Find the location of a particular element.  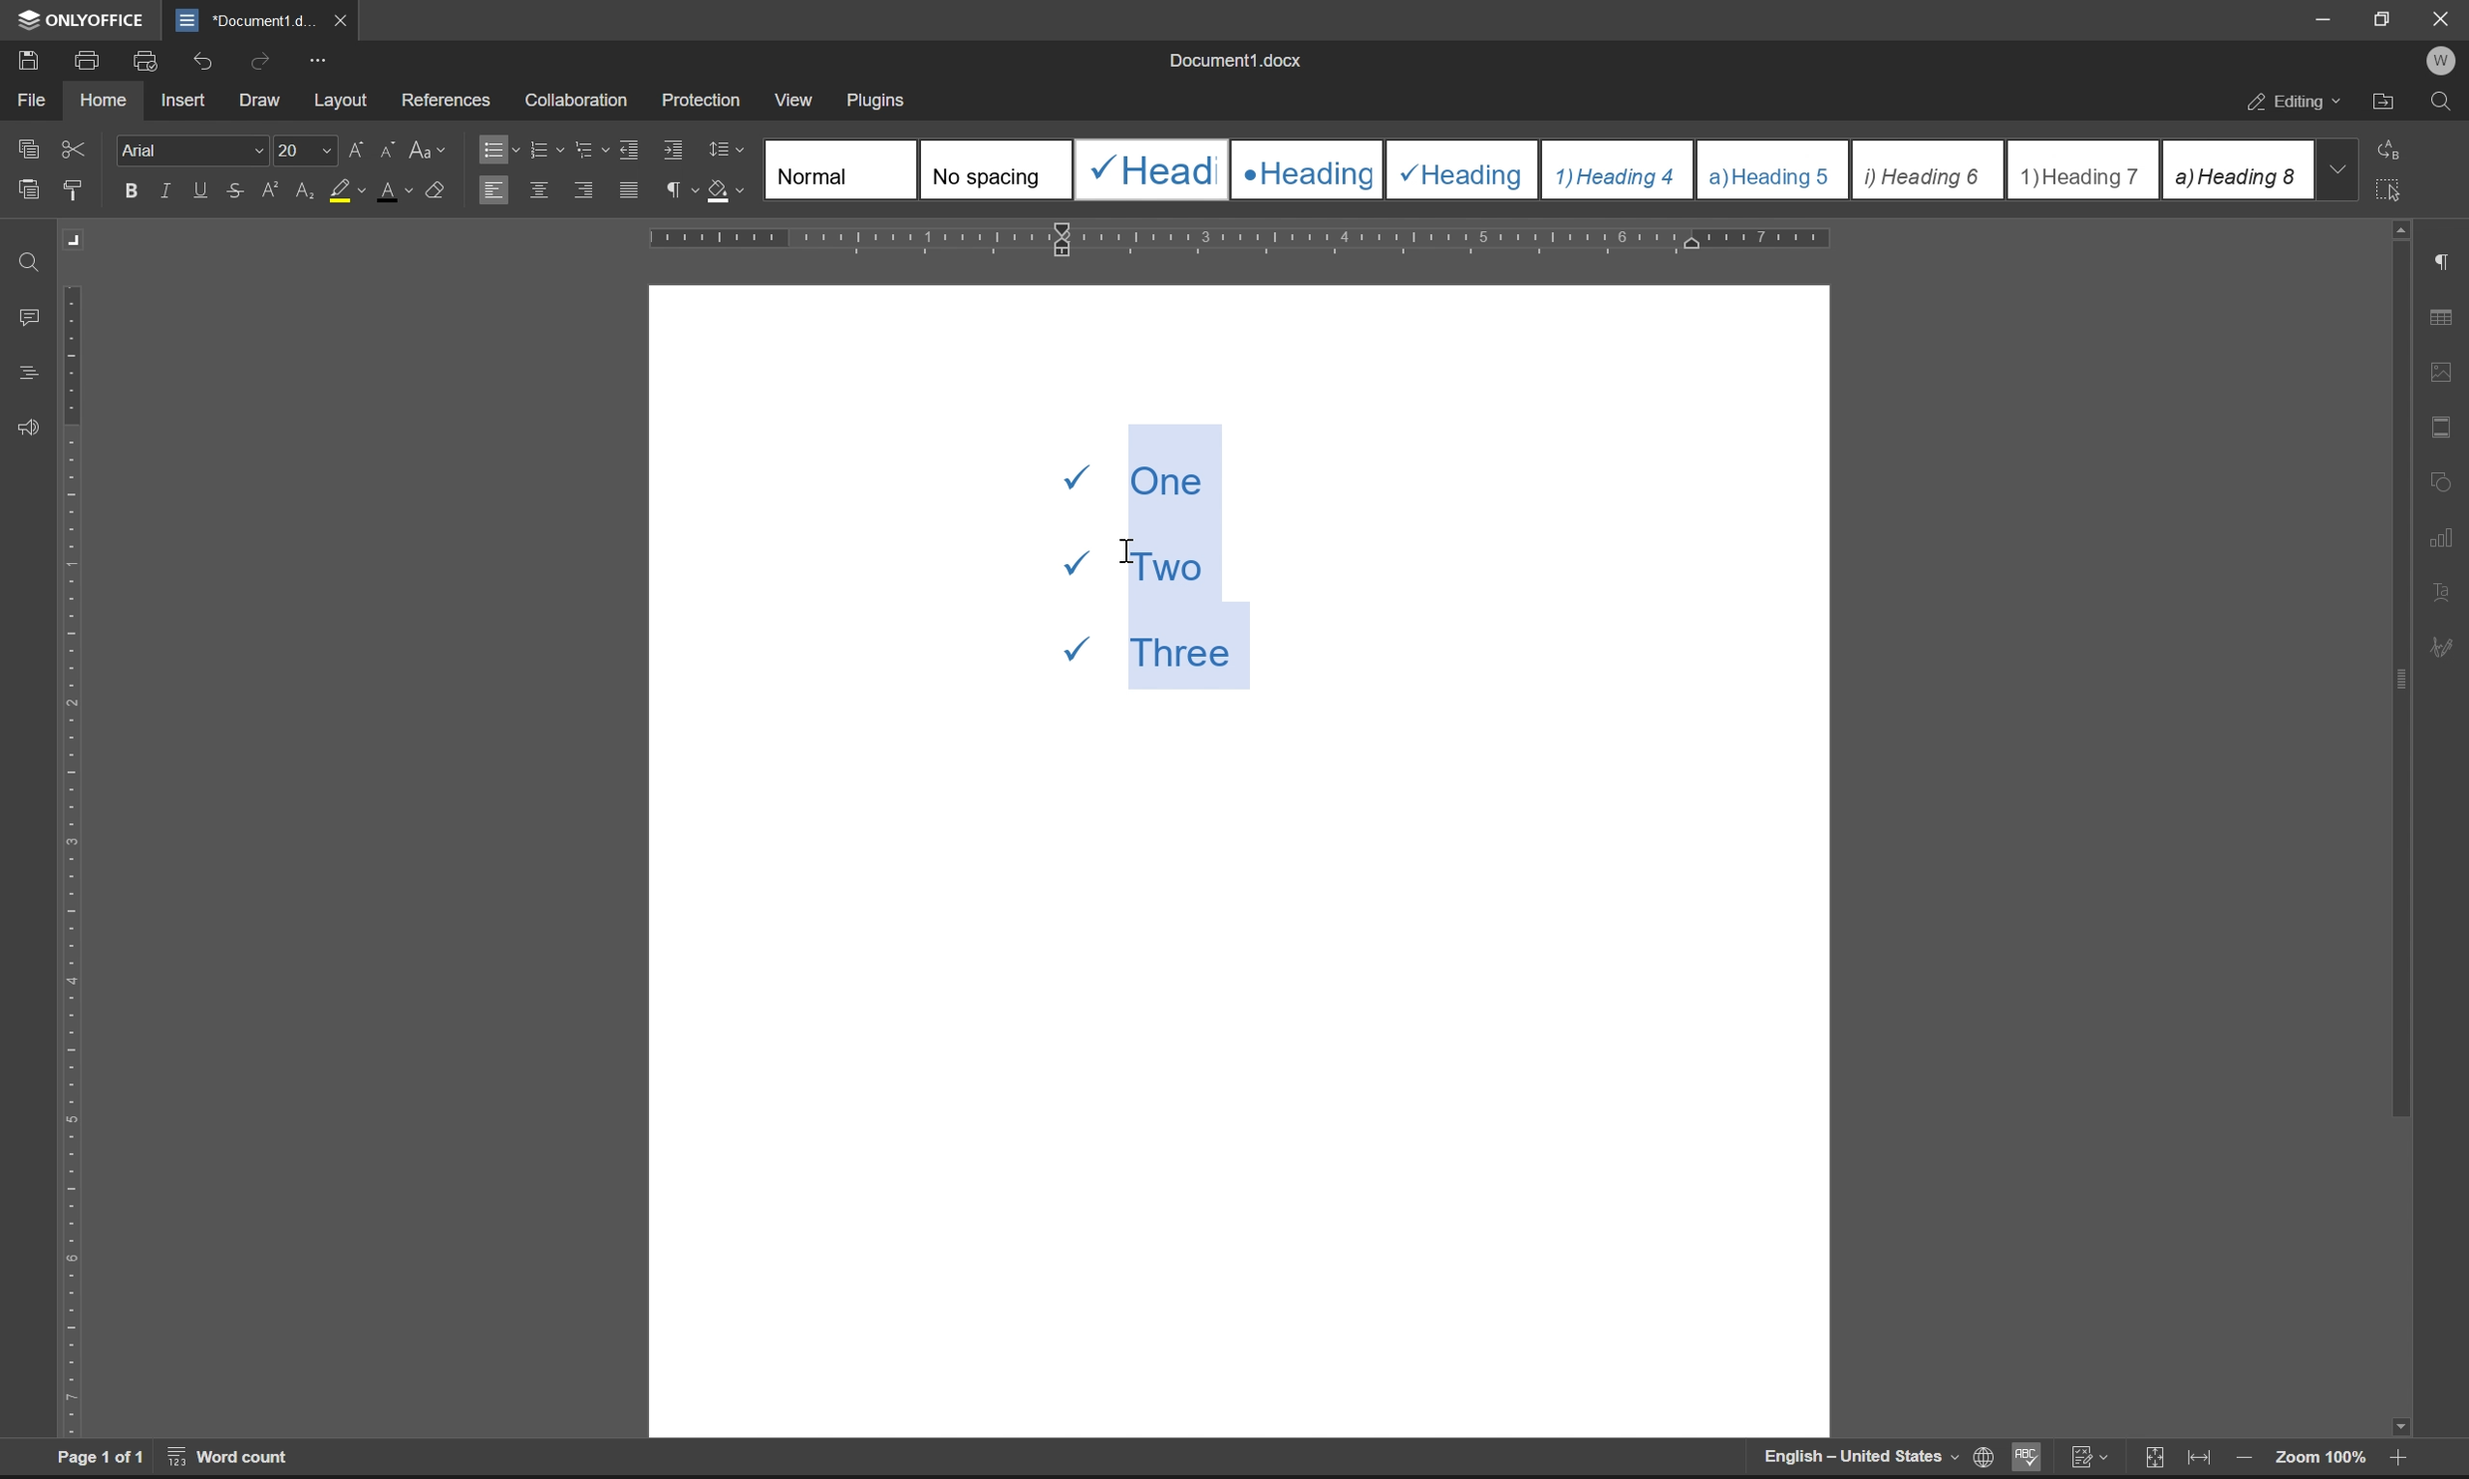

decrease indent is located at coordinates (634, 148).